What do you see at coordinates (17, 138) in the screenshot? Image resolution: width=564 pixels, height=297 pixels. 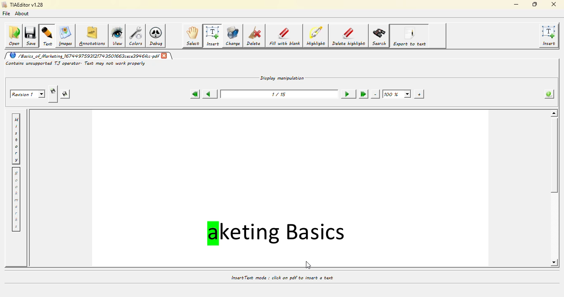 I see `history` at bounding box center [17, 138].